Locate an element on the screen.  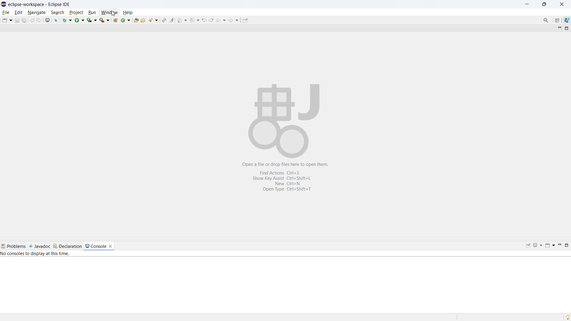
run is located at coordinates (92, 12).